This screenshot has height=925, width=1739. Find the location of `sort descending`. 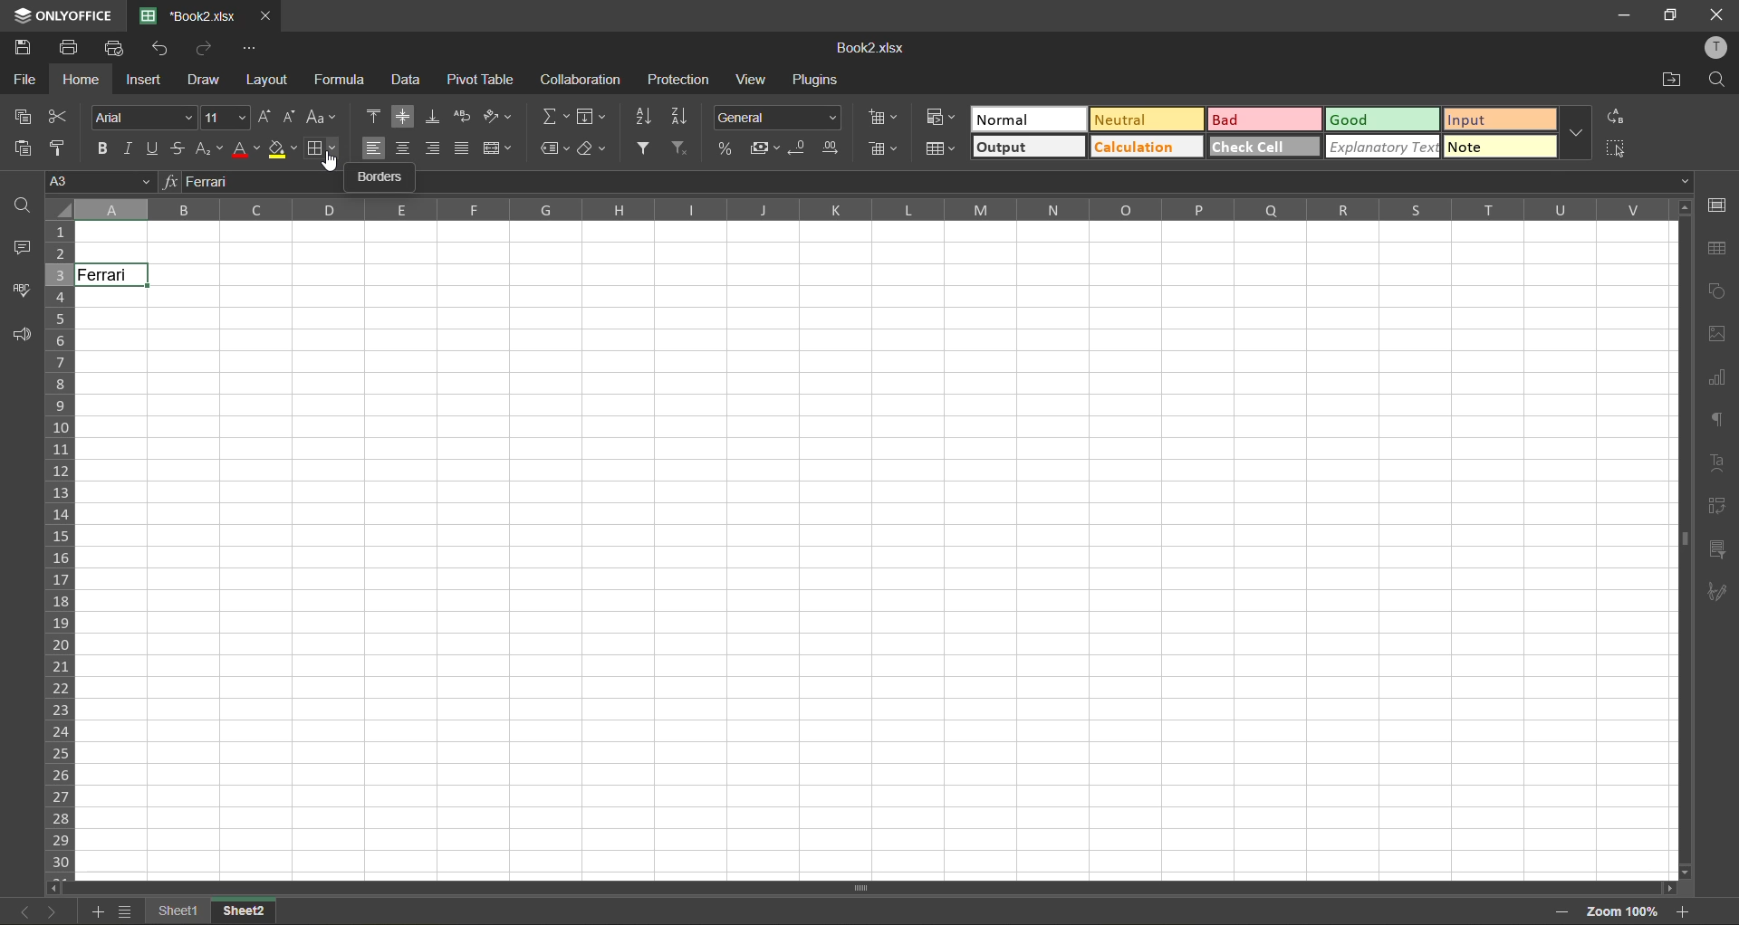

sort descending is located at coordinates (684, 118).